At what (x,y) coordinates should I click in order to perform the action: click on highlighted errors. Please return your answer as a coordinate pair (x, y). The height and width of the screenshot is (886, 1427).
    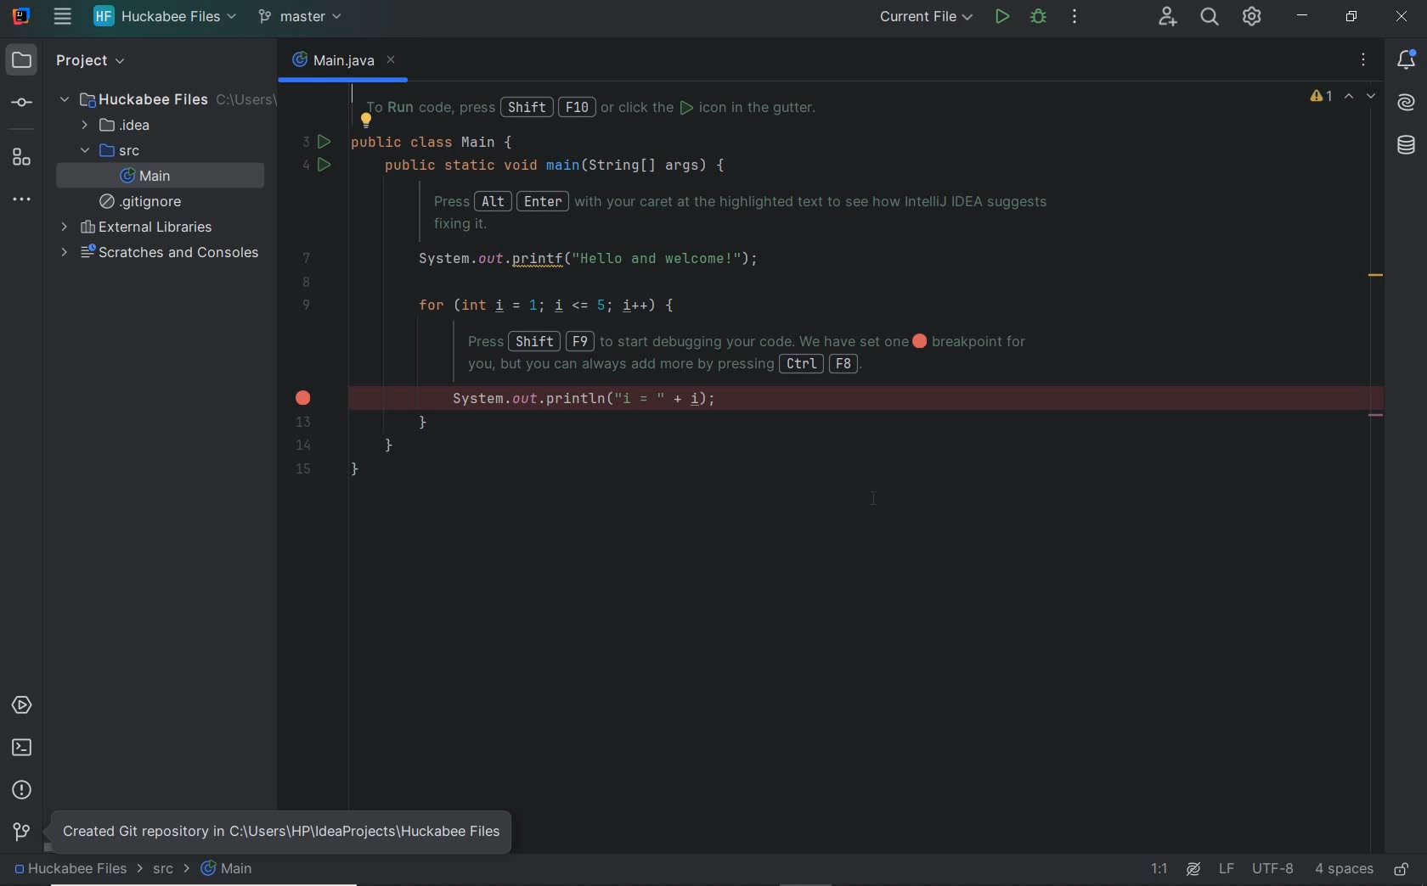
    Looking at the image, I should click on (1362, 98).